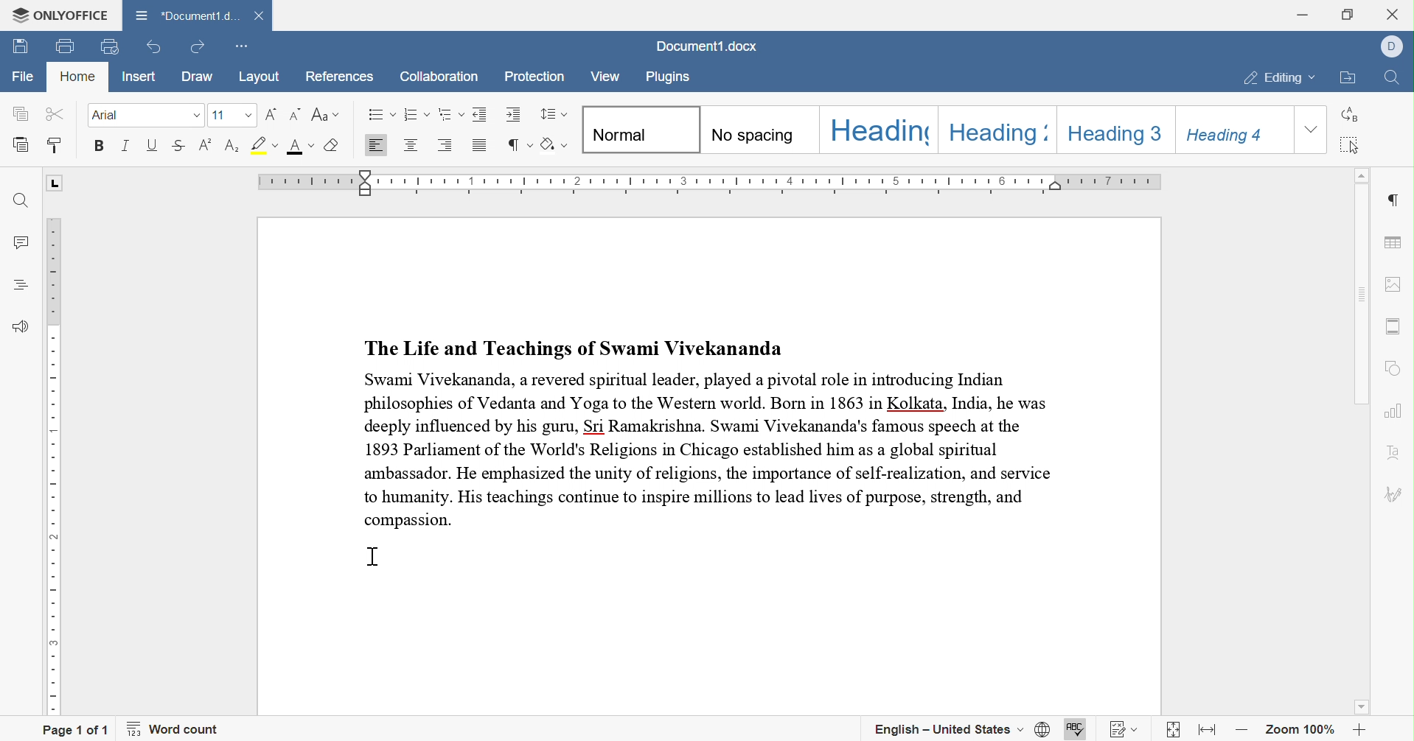 This screenshot has width=1414, height=741. Describe the element at coordinates (260, 16) in the screenshot. I see `close` at that location.